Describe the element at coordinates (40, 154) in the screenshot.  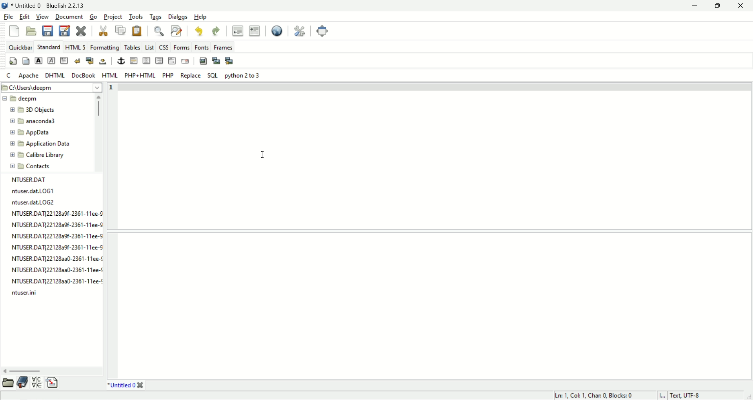
I see `folder name` at that location.